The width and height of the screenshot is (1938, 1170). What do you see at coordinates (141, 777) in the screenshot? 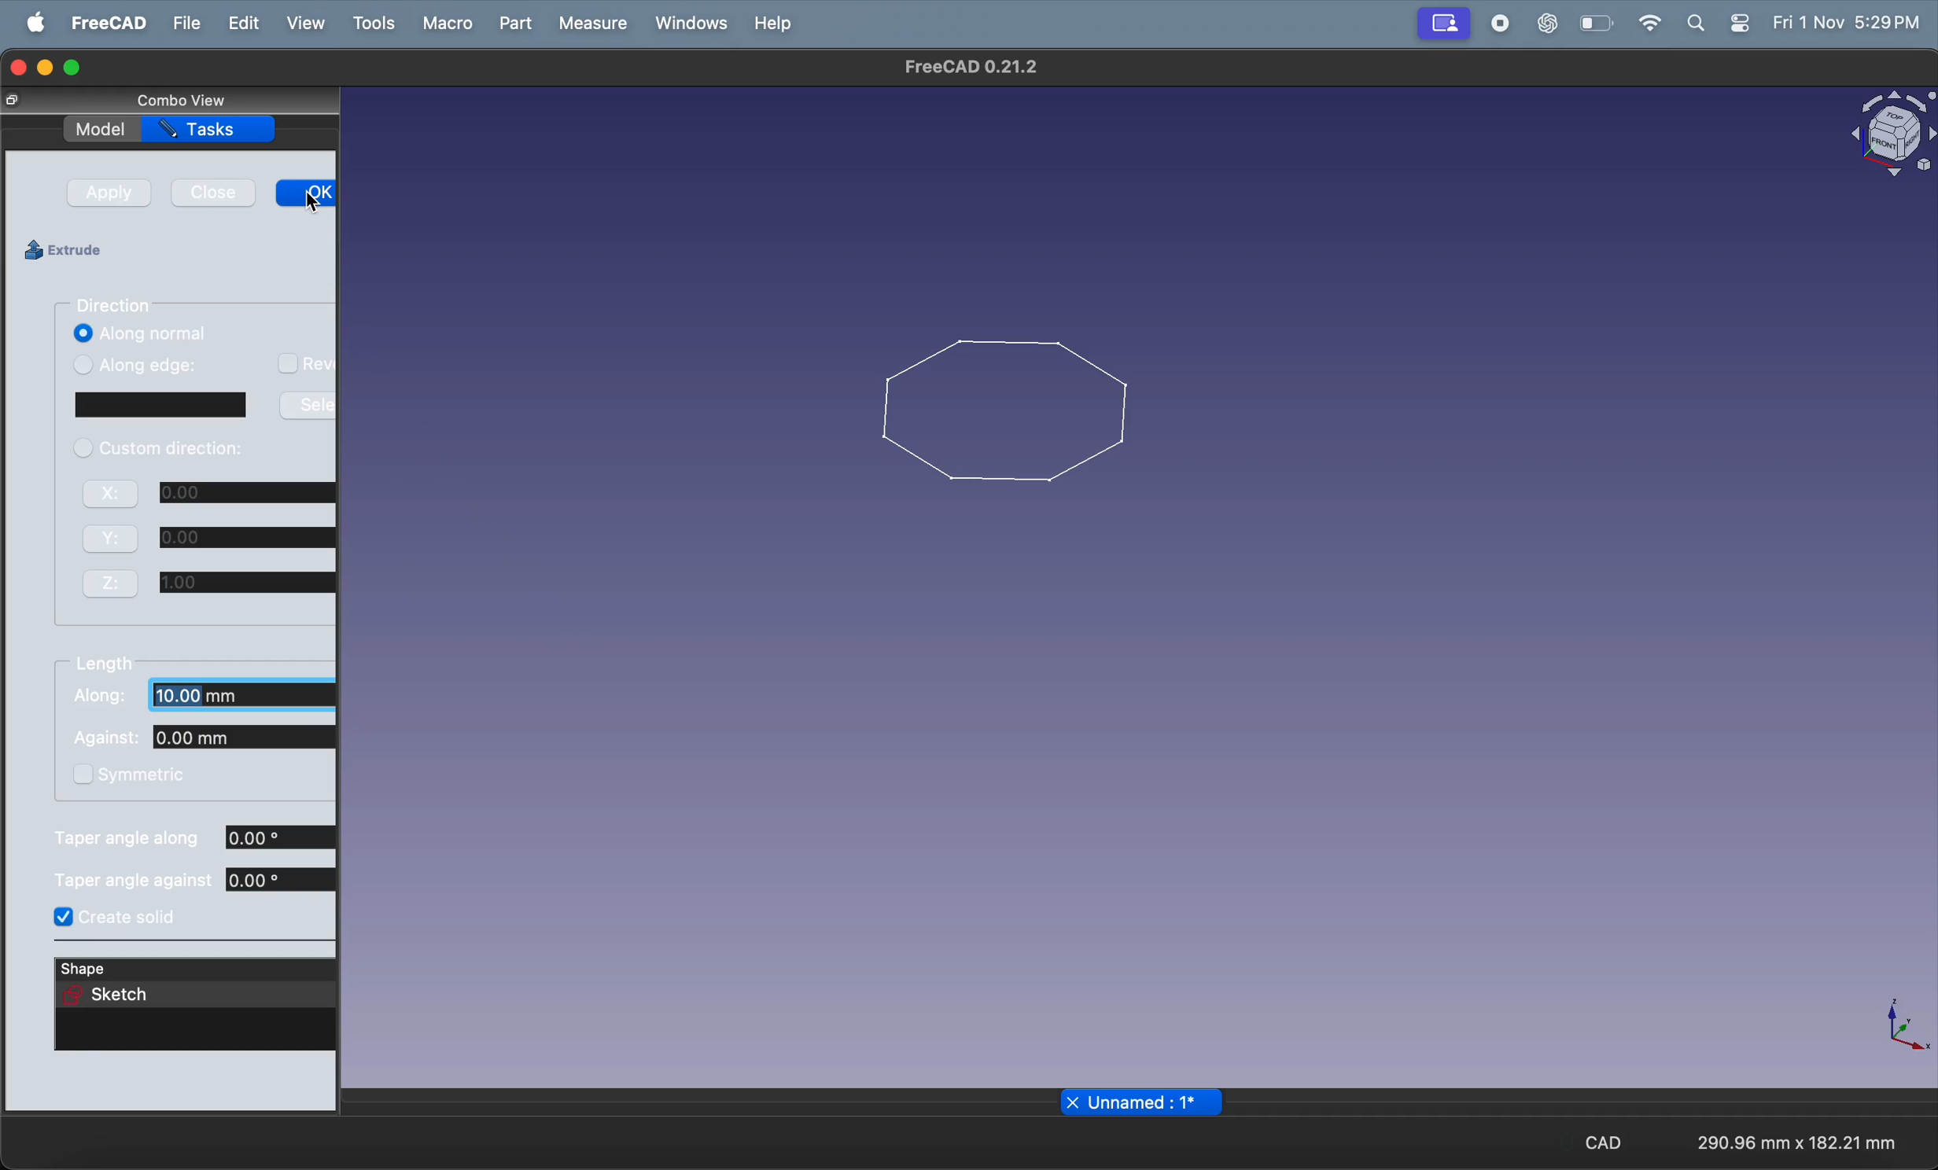
I see `symmetric` at bounding box center [141, 777].